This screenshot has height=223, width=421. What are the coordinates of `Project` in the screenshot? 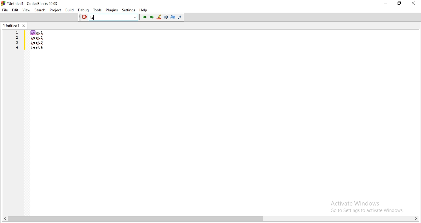 It's located at (55, 10).